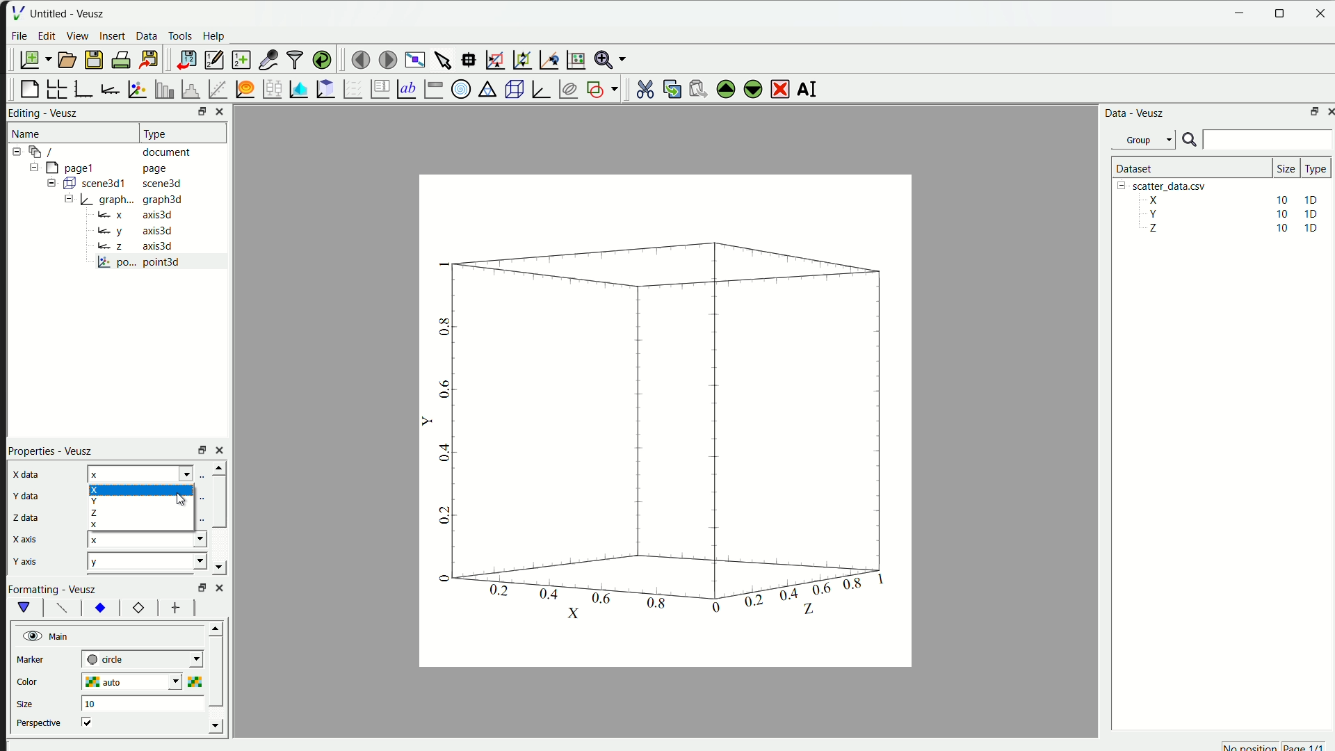 The width and height of the screenshot is (1335, 751). What do you see at coordinates (216, 88) in the screenshot?
I see `fit function to data` at bounding box center [216, 88].